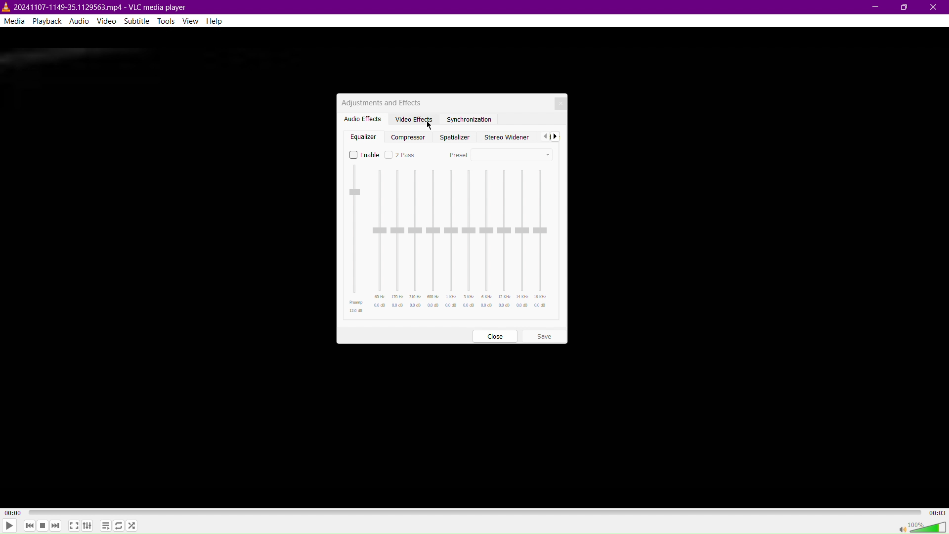 The width and height of the screenshot is (949, 534). Describe the element at coordinates (56, 527) in the screenshot. I see `Skip Forward` at that location.